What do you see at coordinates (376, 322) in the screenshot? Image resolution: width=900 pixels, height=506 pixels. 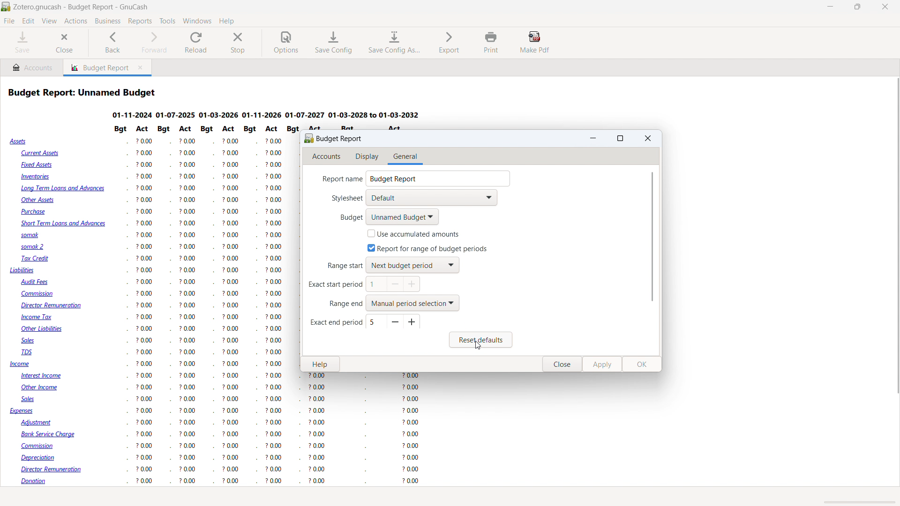 I see `exact end period` at bounding box center [376, 322].